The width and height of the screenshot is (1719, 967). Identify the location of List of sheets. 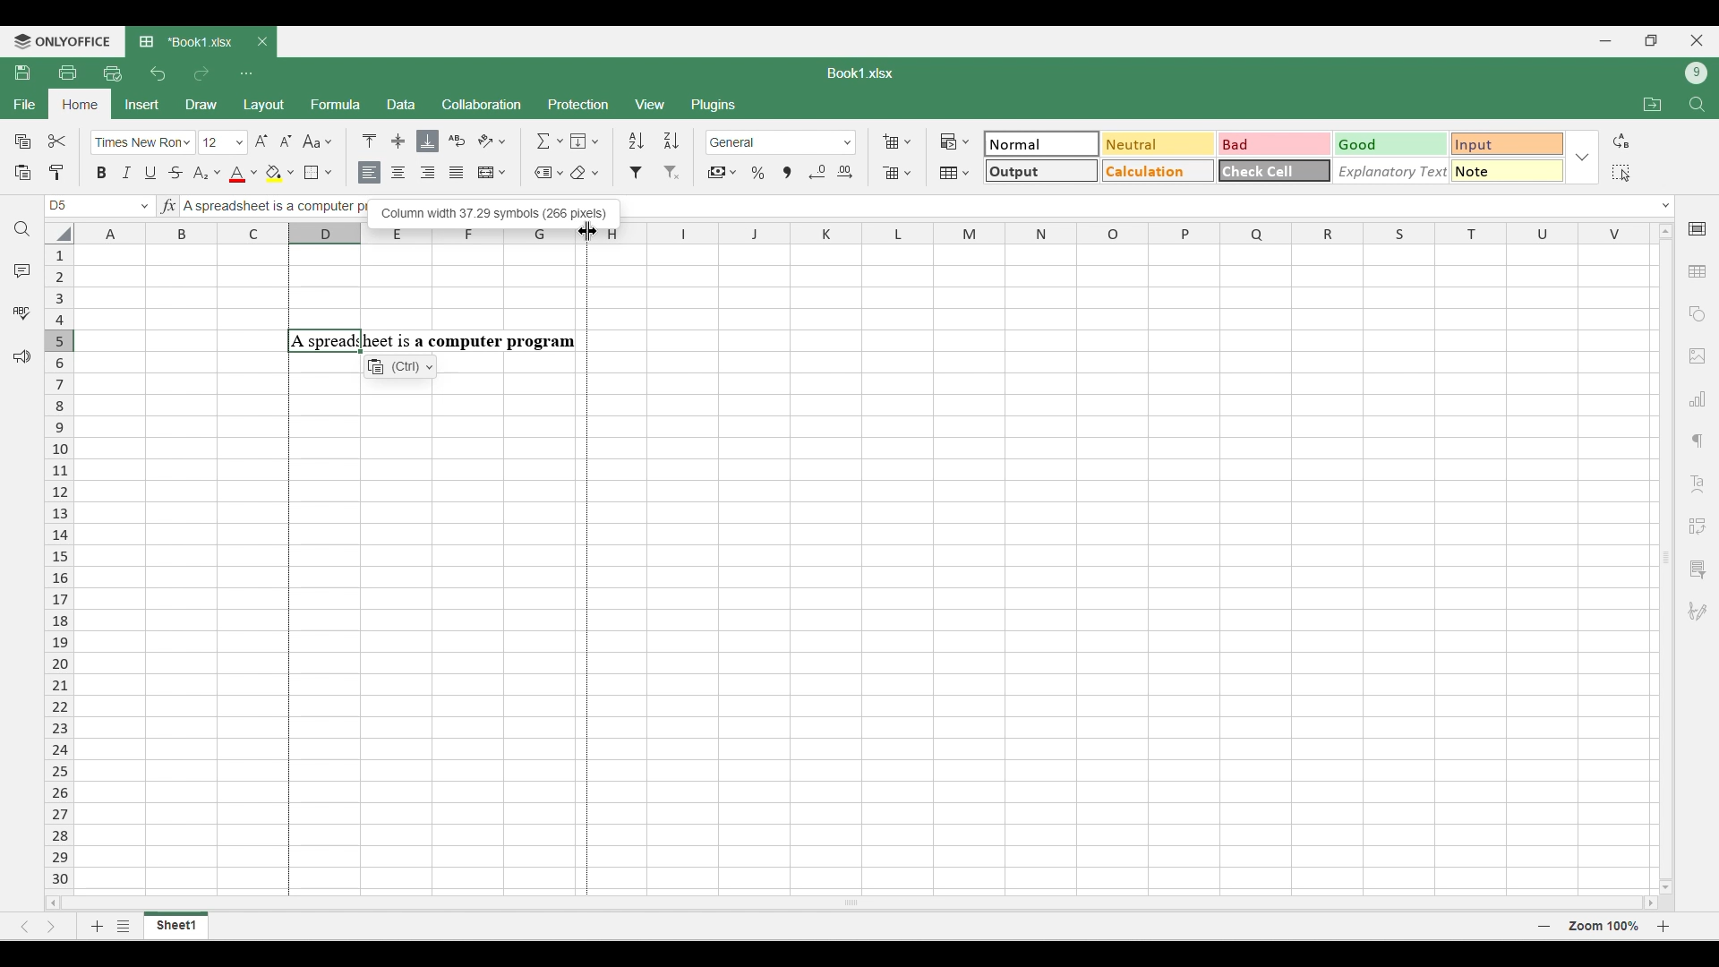
(124, 926).